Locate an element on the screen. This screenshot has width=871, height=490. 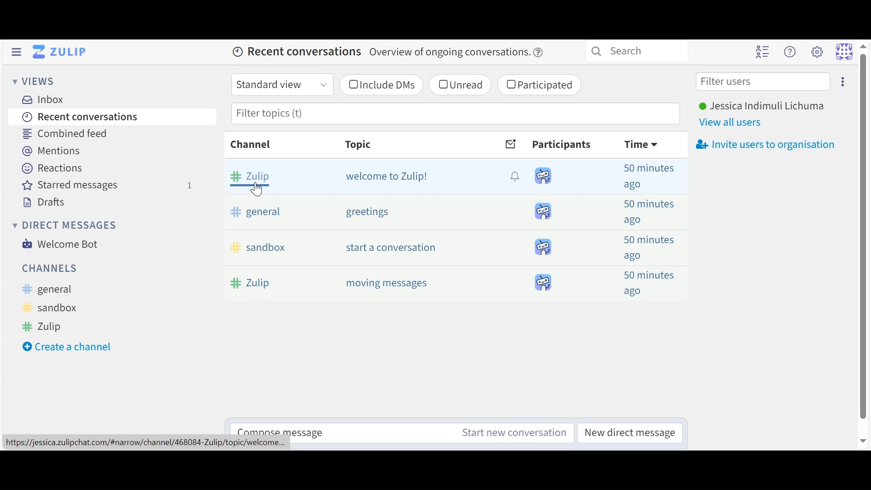
Time is located at coordinates (642, 145).